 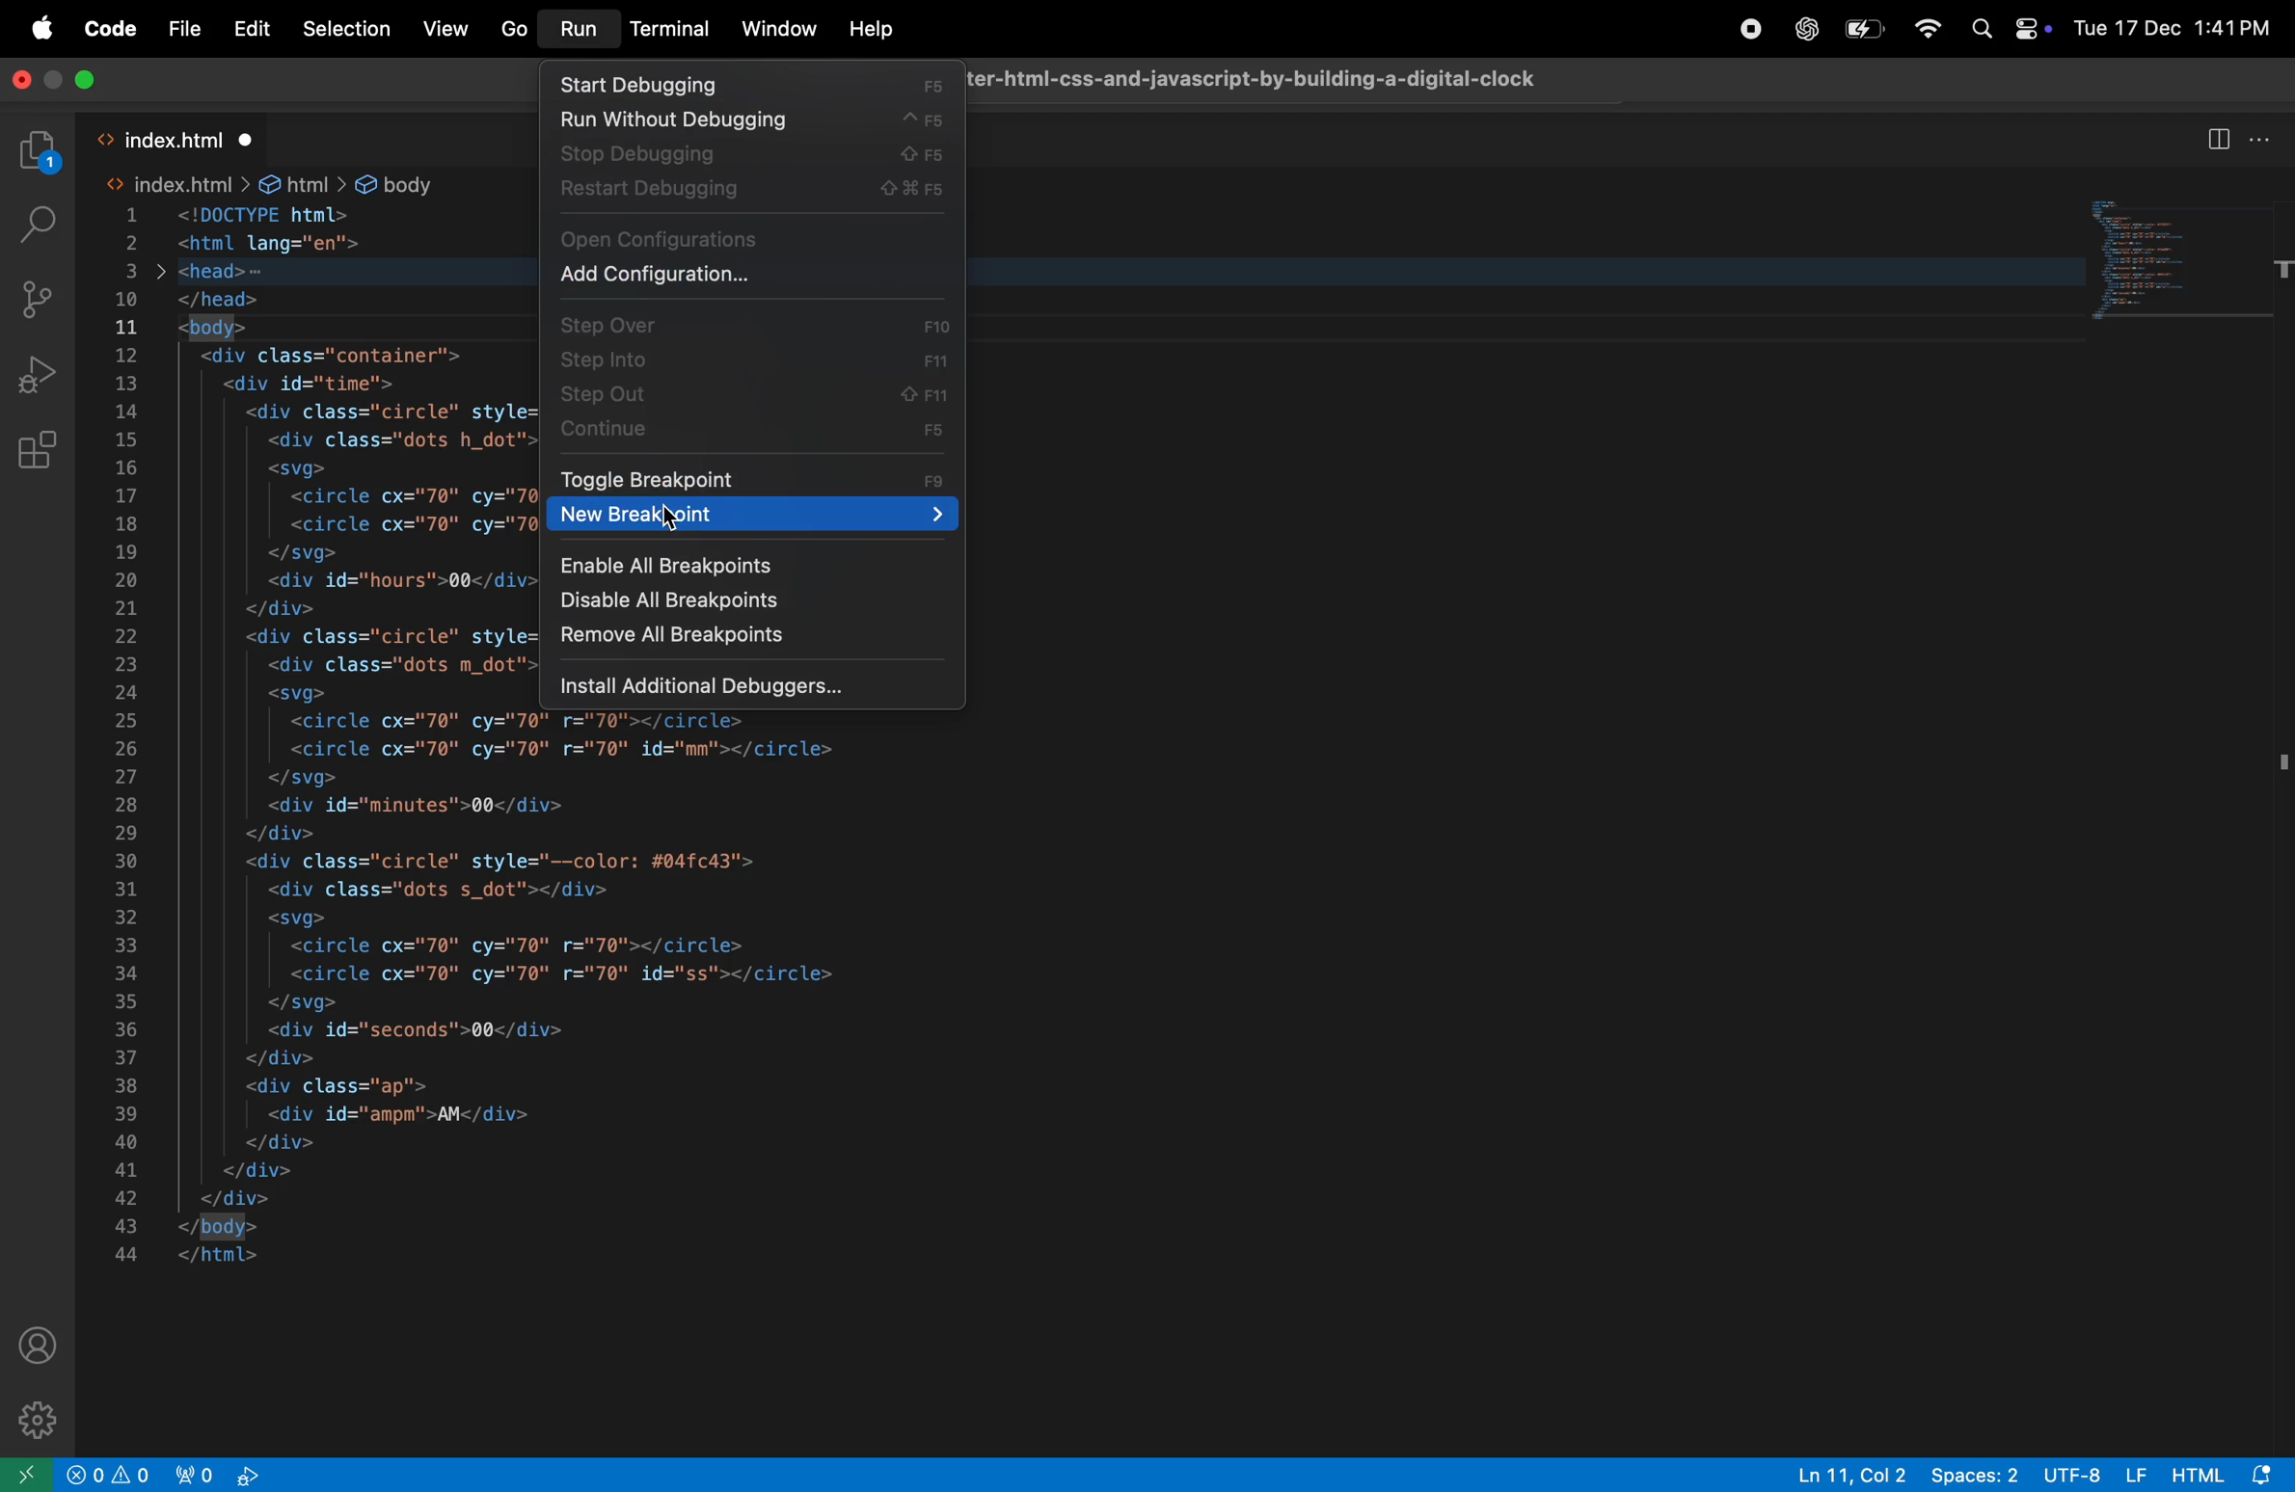 I want to click on code block, so click(x=2179, y=254).